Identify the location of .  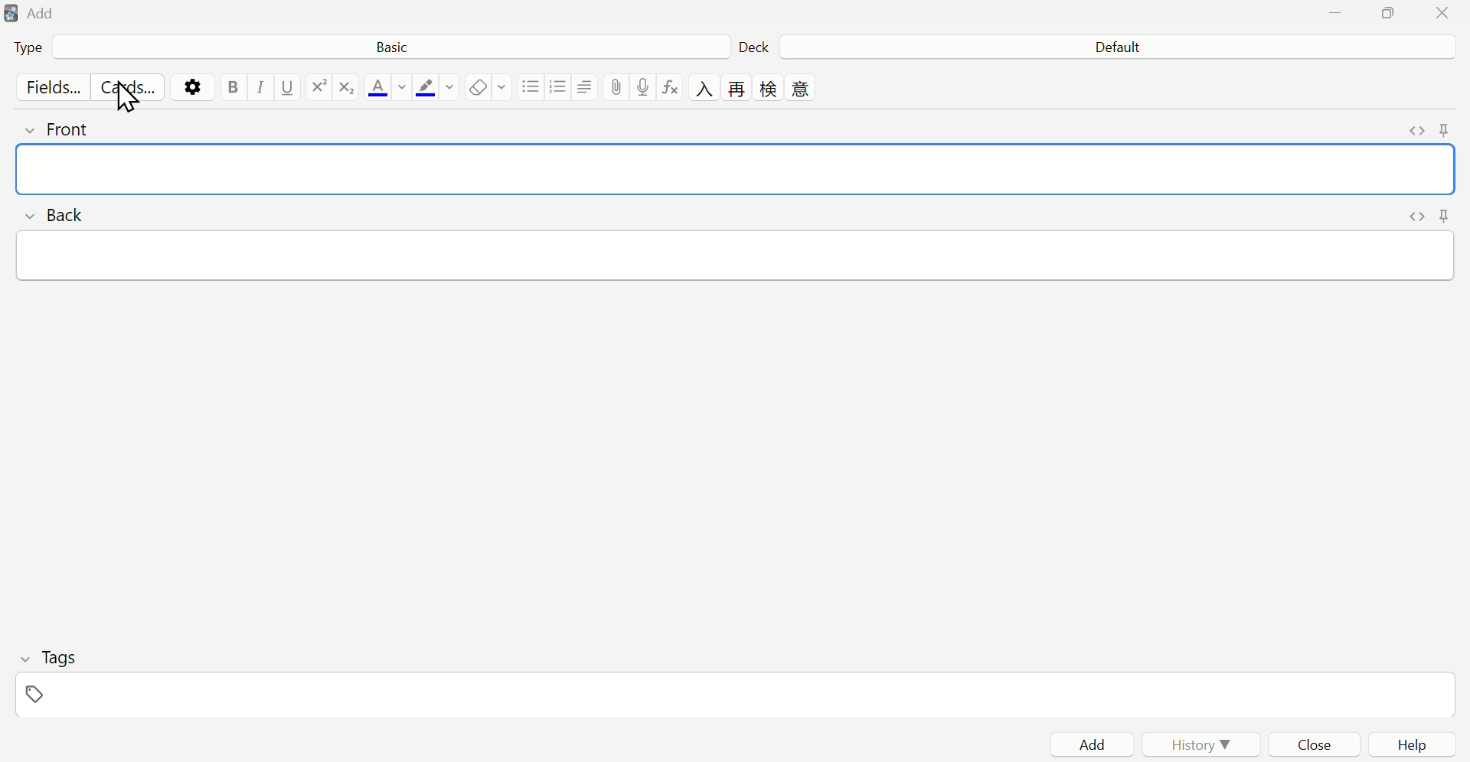
(1106, 46).